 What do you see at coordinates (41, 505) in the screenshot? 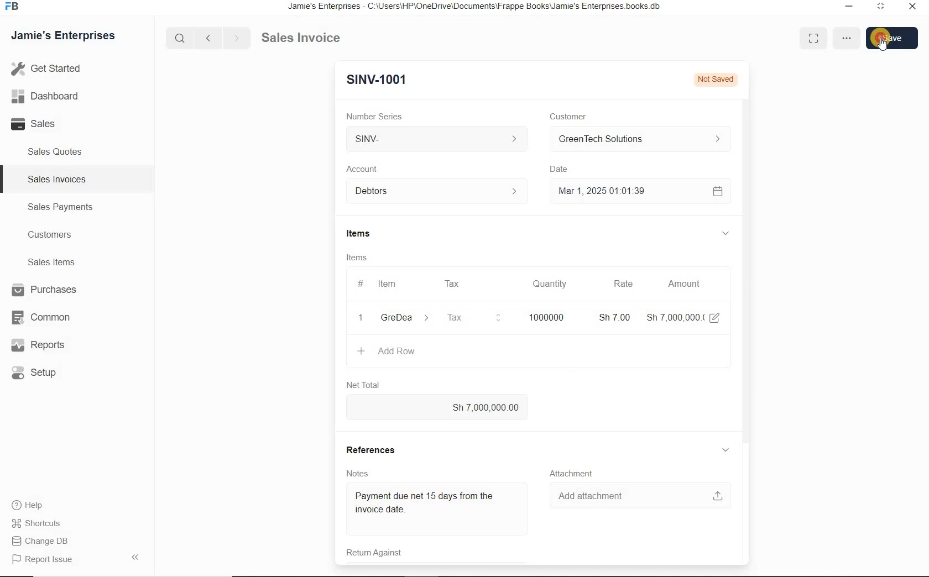
I see `) Help` at bounding box center [41, 505].